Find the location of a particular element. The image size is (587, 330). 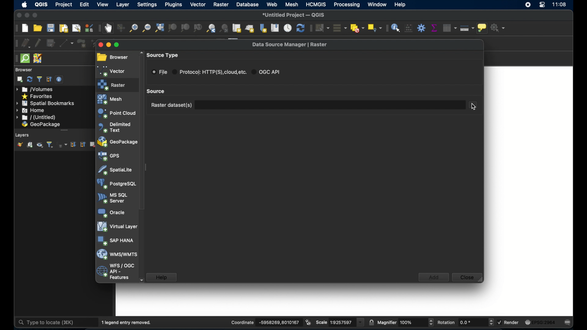

screen recorder is located at coordinates (529, 6).